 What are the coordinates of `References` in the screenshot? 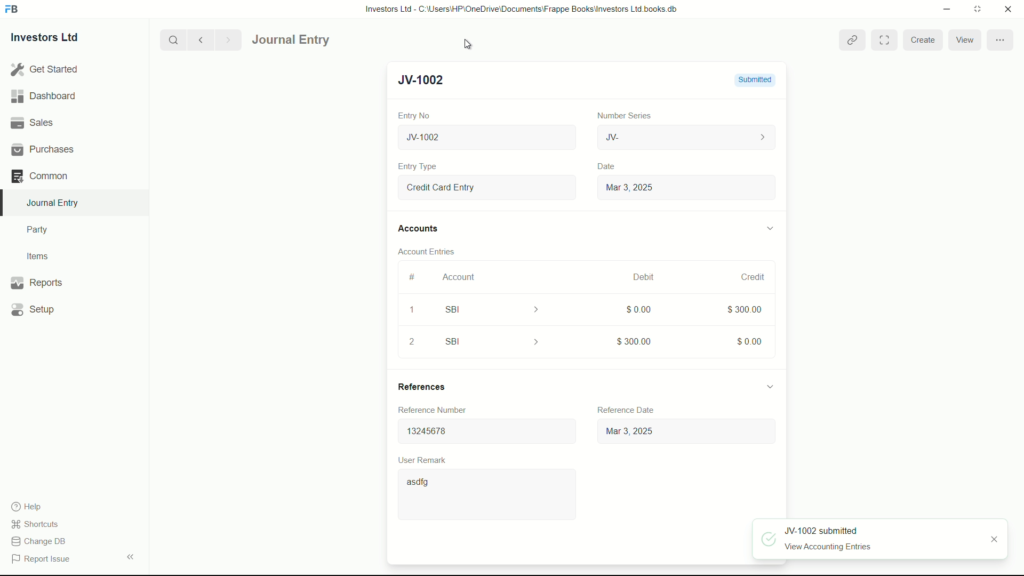 It's located at (430, 386).